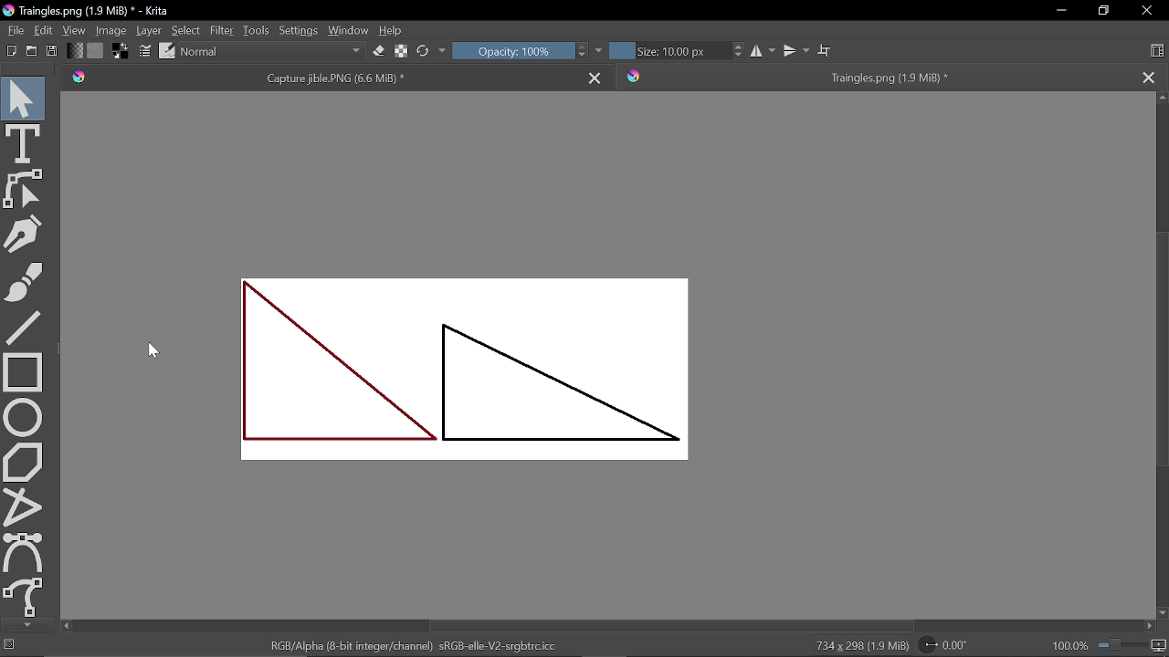 Image resolution: width=1169 pixels, height=657 pixels. Describe the element at coordinates (31, 51) in the screenshot. I see `Open document` at that location.